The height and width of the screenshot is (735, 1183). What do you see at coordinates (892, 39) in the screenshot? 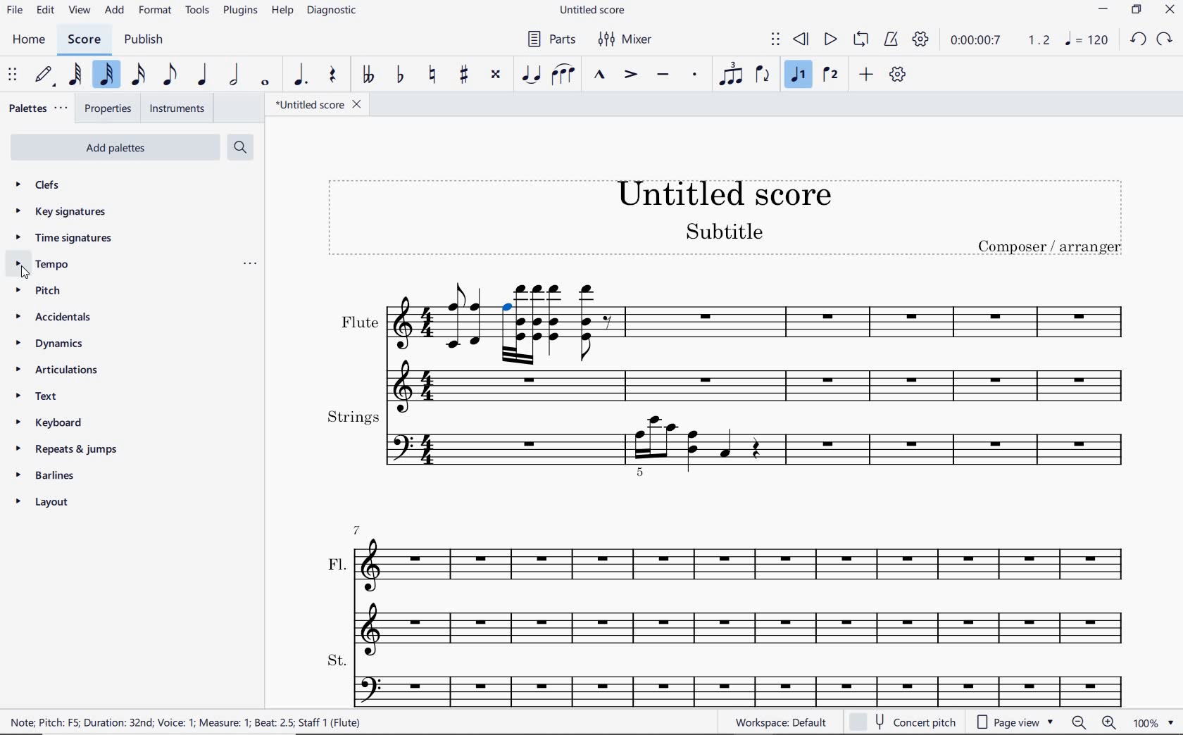
I see `METRONOME` at bounding box center [892, 39].